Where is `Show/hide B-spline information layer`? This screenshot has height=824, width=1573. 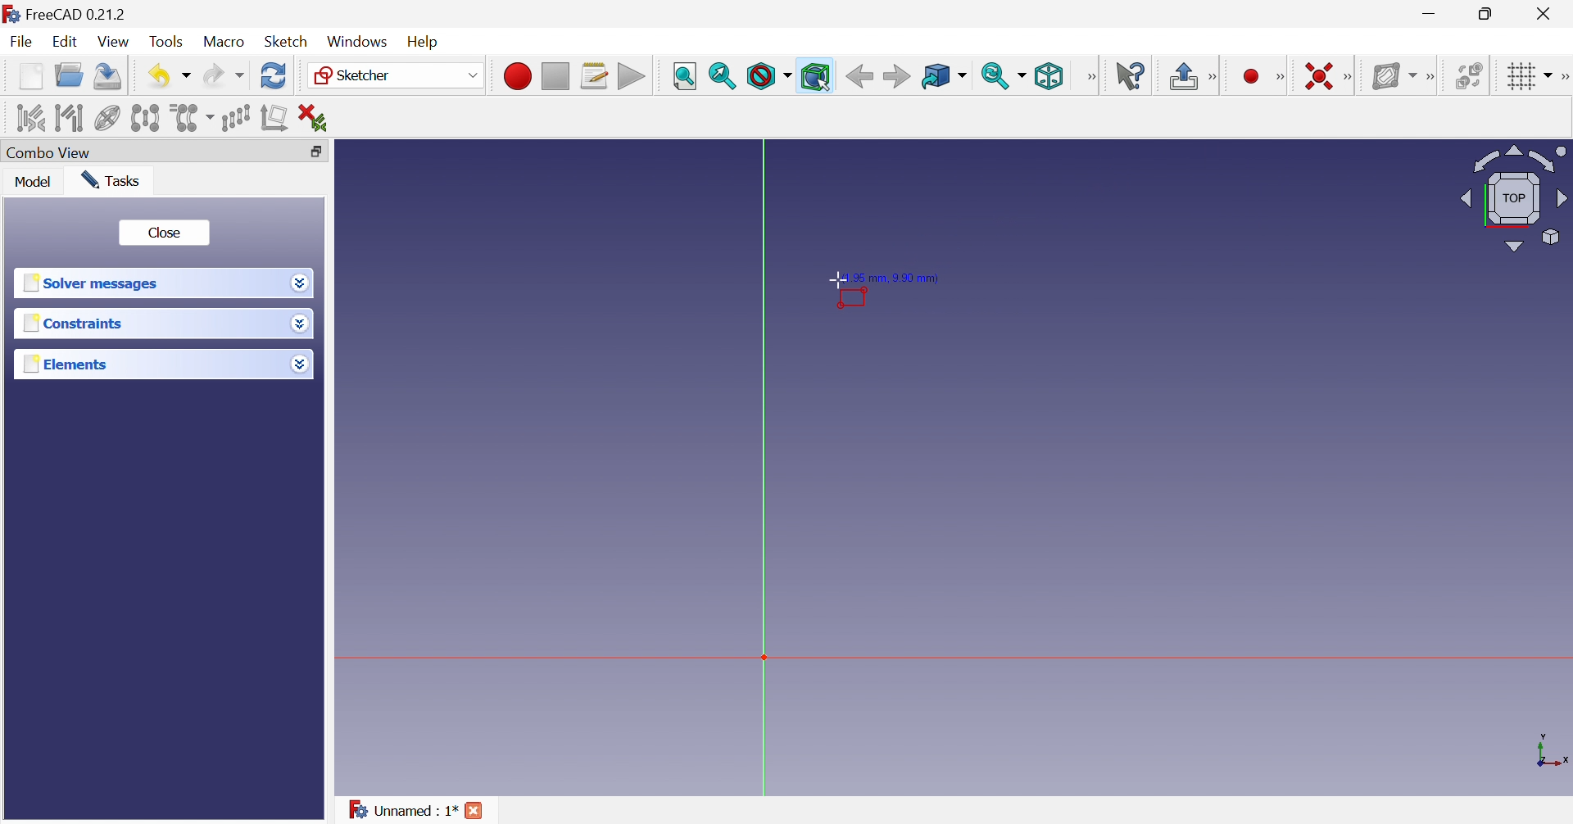 Show/hide B-spline information layer is located at coordinates (1393, 76).